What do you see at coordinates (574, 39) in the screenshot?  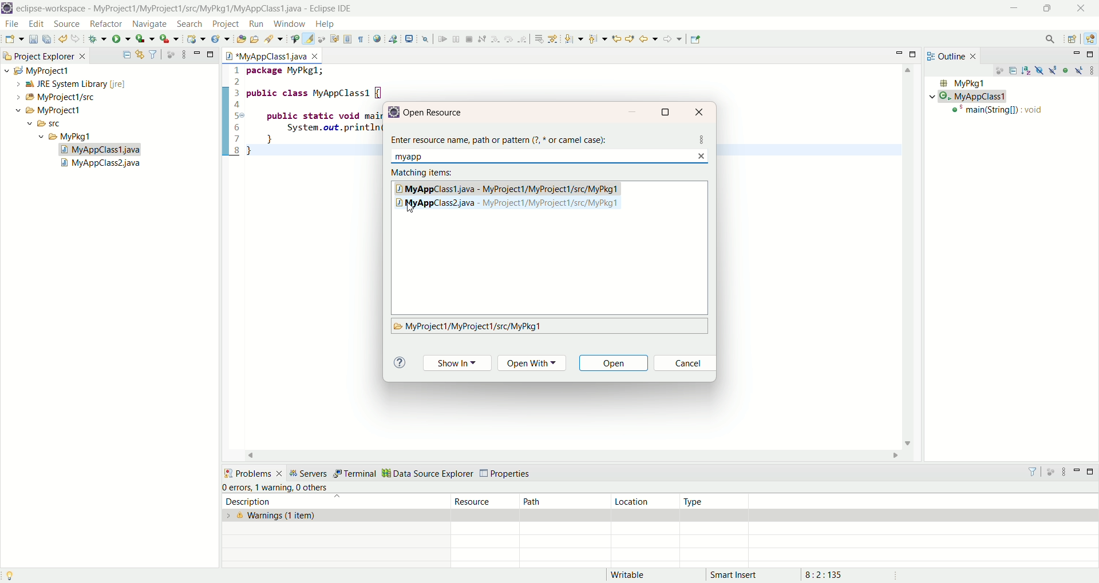 I see `next annotation` at bounding box center [574, 39].